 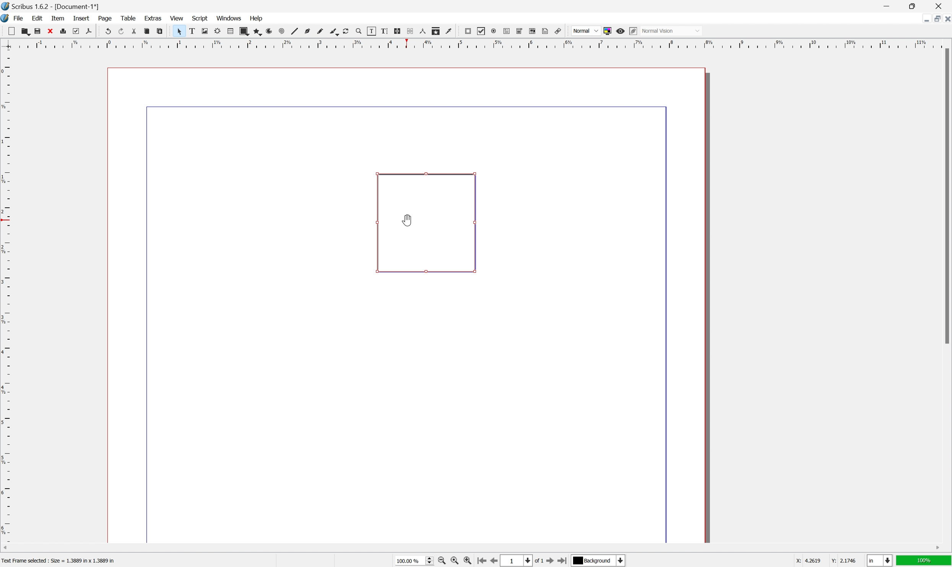 I want to click on render frame, so click(x=218, y=31).